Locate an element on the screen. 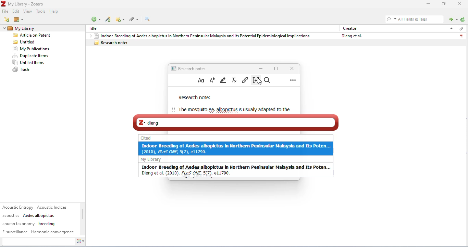  actions is located at coordinates (81, 242).